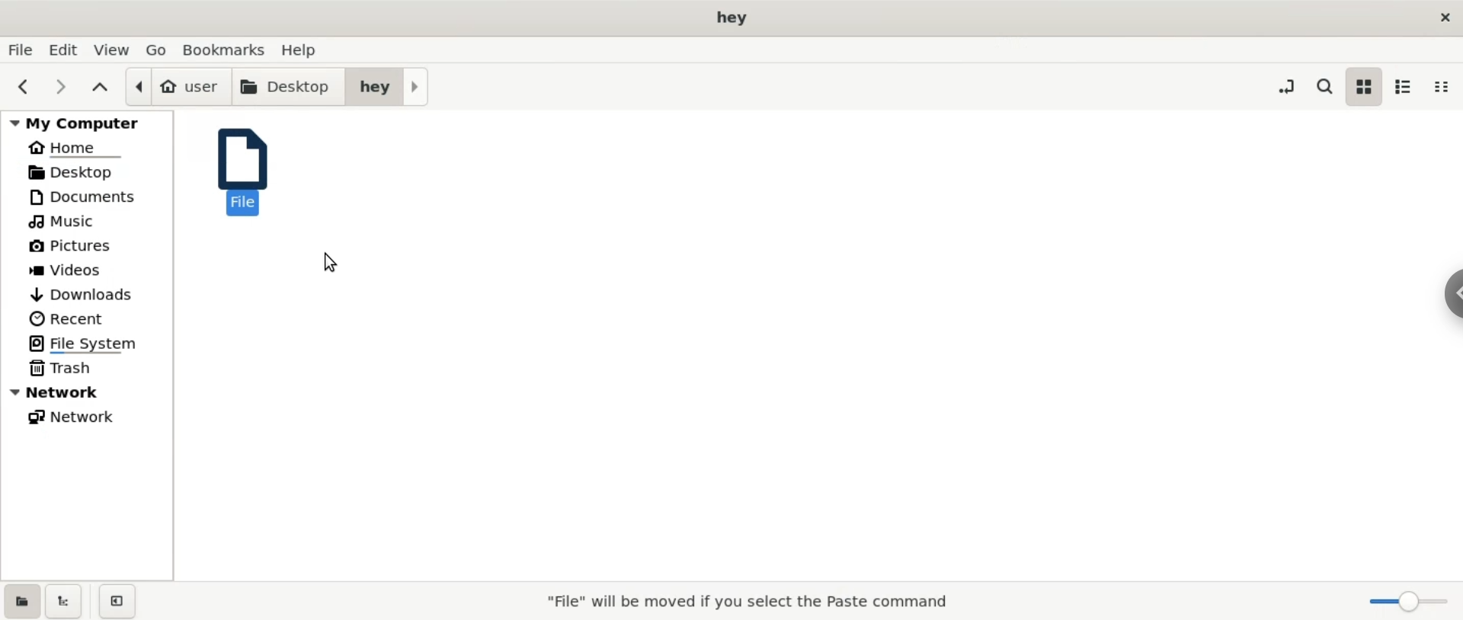  What do you see at coordinates (92, 219) in the screenshot?
I see `music` at bounding box center [92, 219].